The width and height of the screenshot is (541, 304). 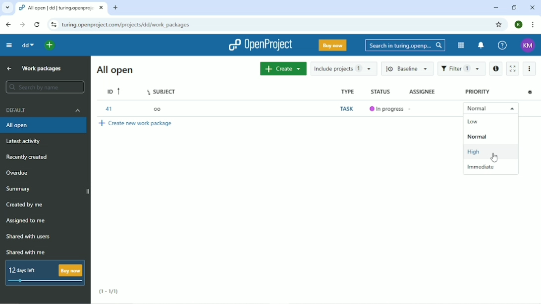 I want to click on Shared with me, so click(x=26, y=253).